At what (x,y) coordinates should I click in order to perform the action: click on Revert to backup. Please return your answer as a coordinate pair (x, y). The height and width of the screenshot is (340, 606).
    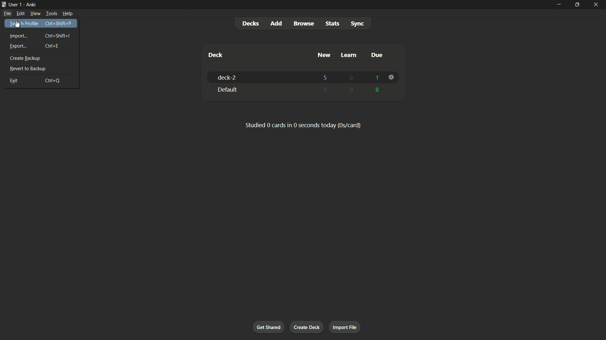
    Looking at the image, I should click on (41, 69).